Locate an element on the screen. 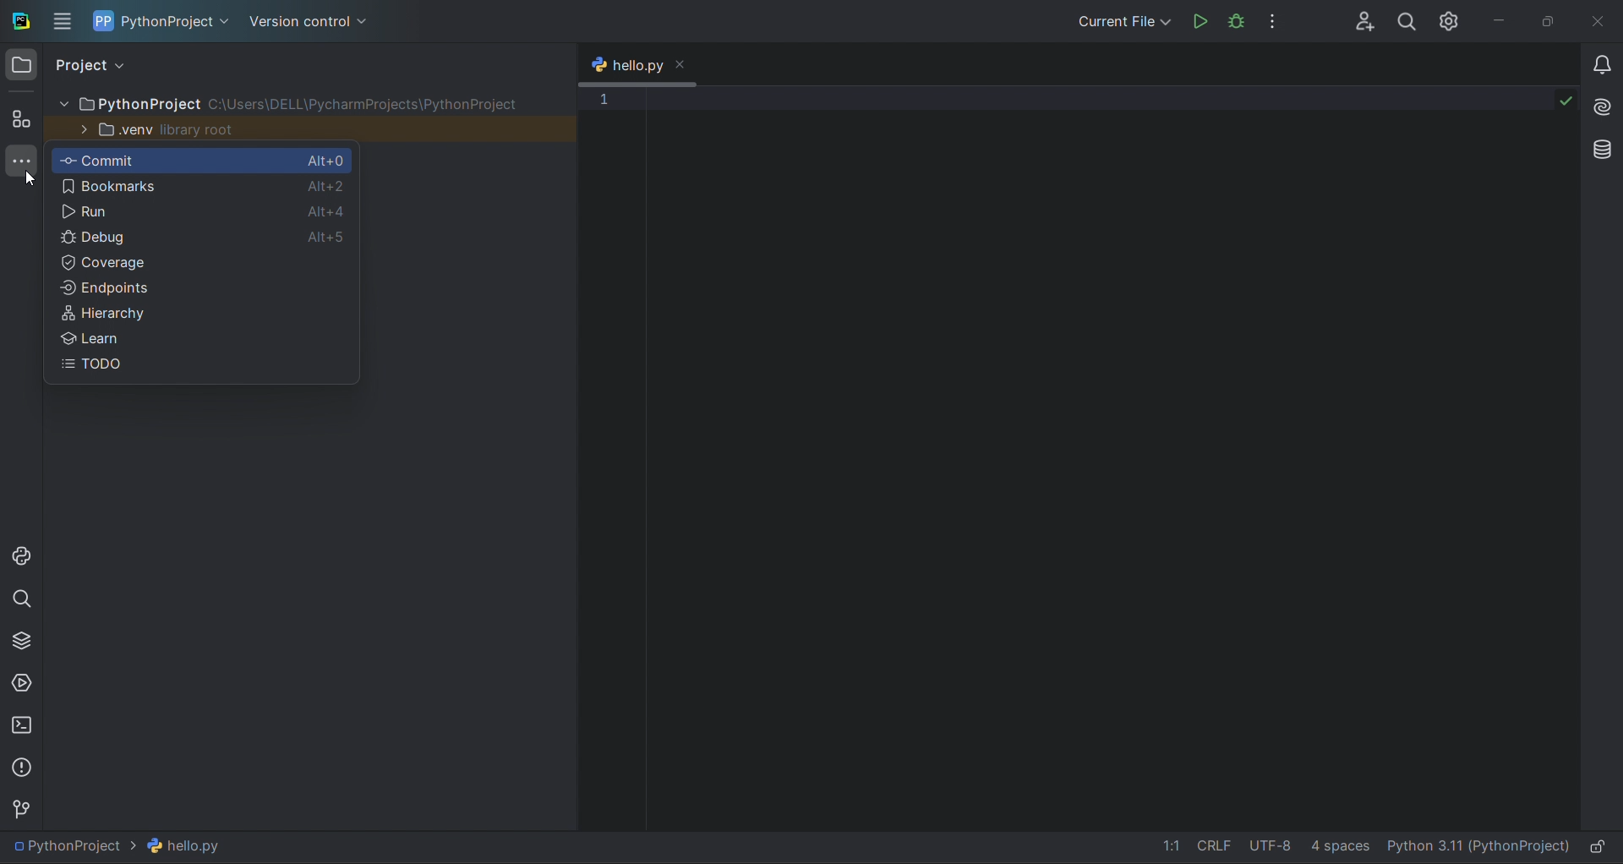 This screenshot has width=1623, height=864. 11 CRLF UTF-8 4spaces Python 3.11 (PythonProject) is located at coordinates (1367, 847).